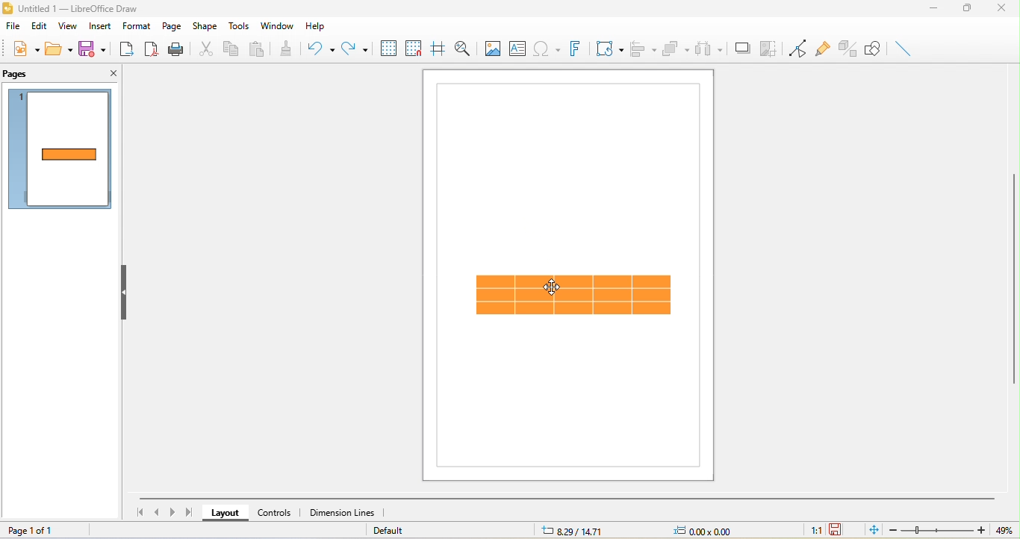 The width and height of the screenshot is (1020, 539). I want to click on layout, so click(228, 514).